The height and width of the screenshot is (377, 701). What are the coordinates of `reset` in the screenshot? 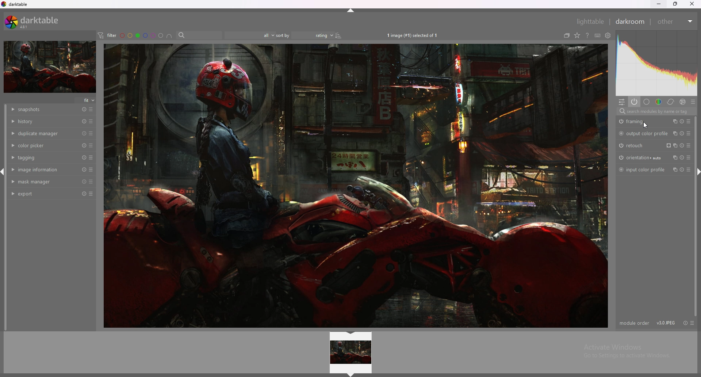 It's located at (84, 157).